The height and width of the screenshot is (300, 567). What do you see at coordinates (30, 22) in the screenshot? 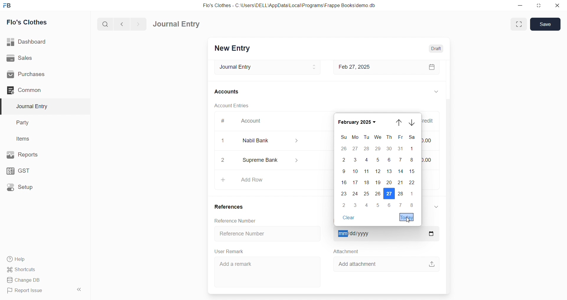
I see `Flo's Clothes` at bounding box center [30, 22].